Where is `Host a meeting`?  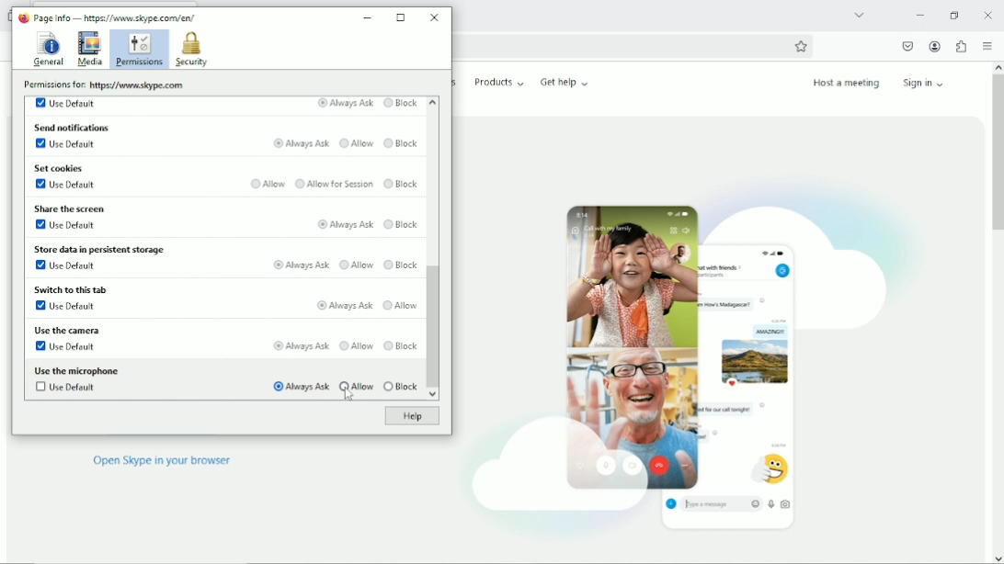
Host a meeting is located at coordinates (845, 83).